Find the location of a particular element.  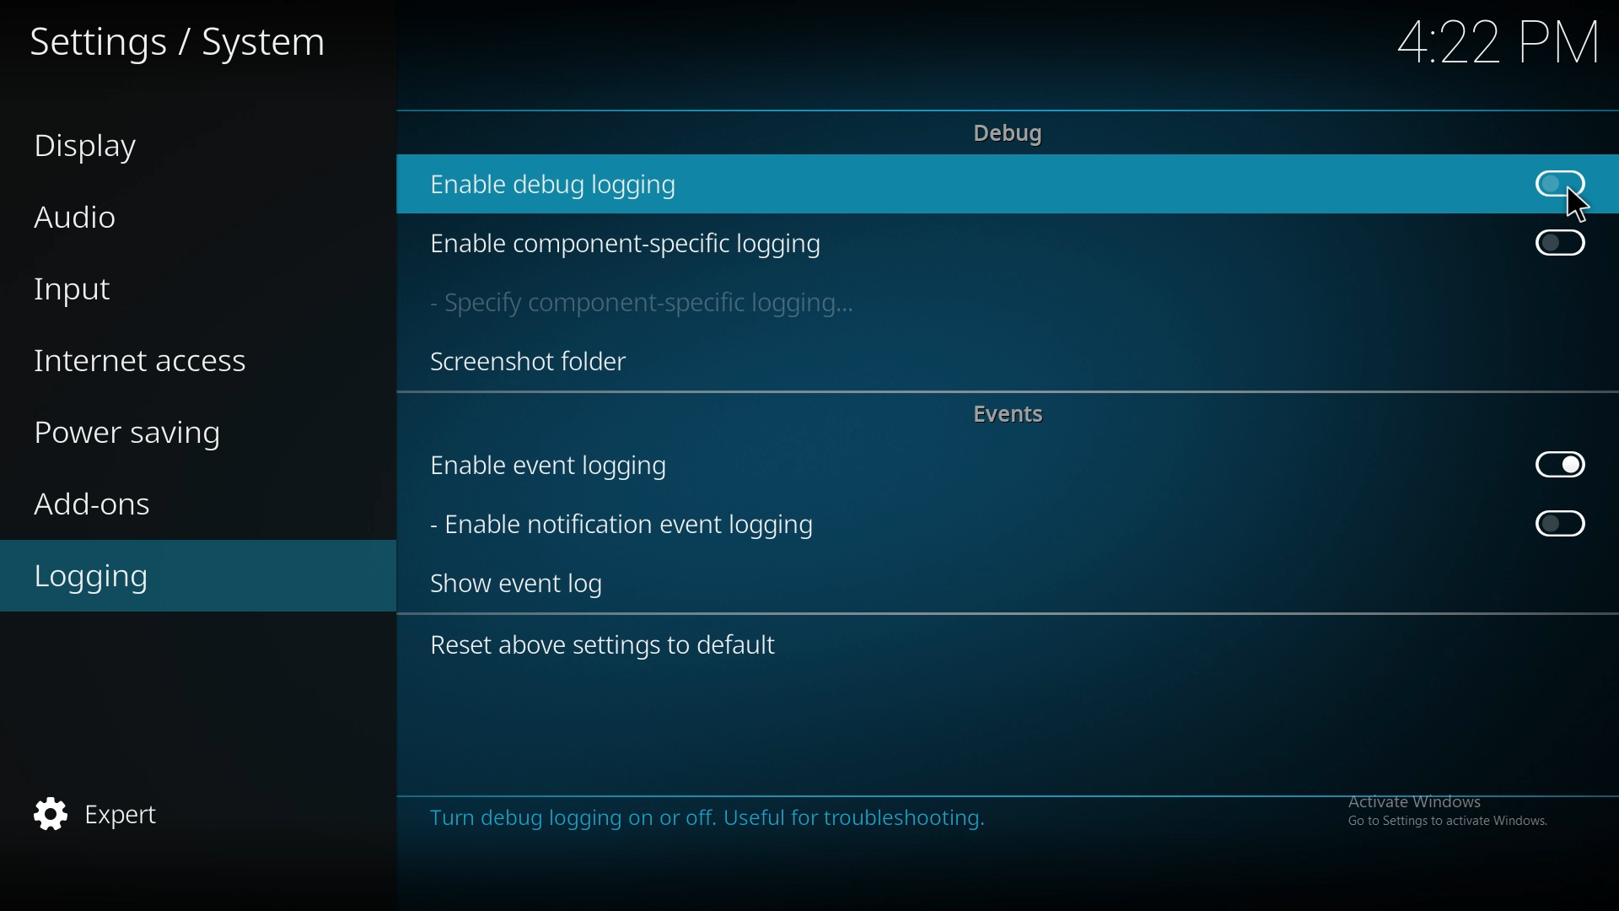

input is located at coordinates (182, 292).